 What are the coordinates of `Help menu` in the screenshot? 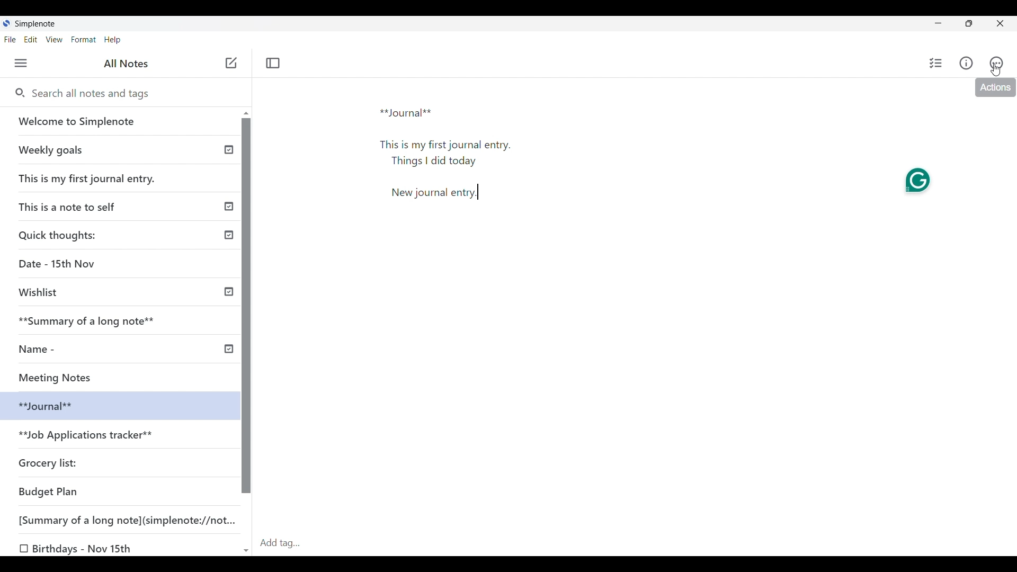 It's located at (113, 40).